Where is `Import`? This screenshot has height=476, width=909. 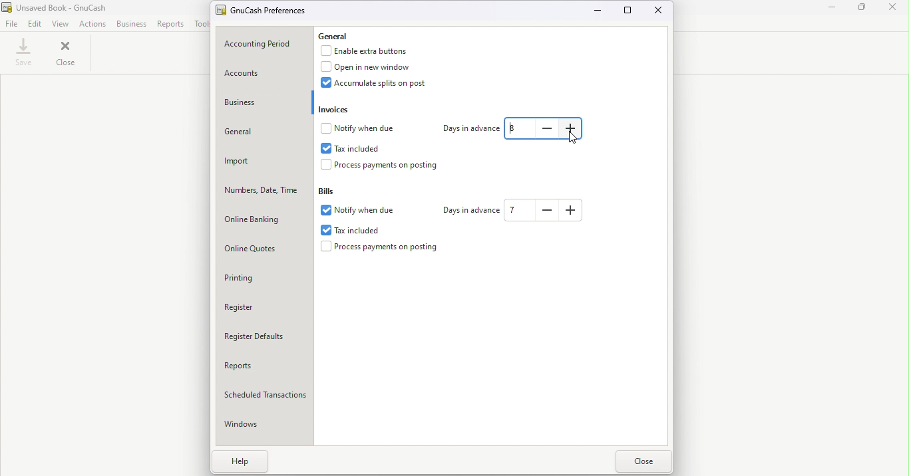 Import is located at coordinates (264, 162).